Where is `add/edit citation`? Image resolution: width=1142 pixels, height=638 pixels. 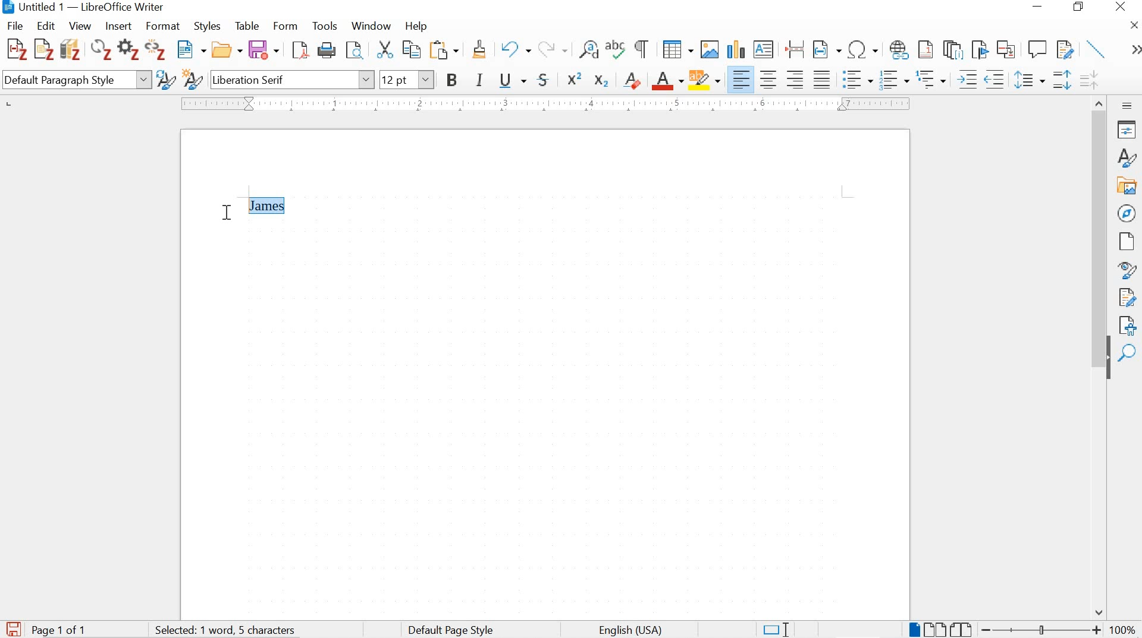
add/edit citation is located at coordinates (17, 50).